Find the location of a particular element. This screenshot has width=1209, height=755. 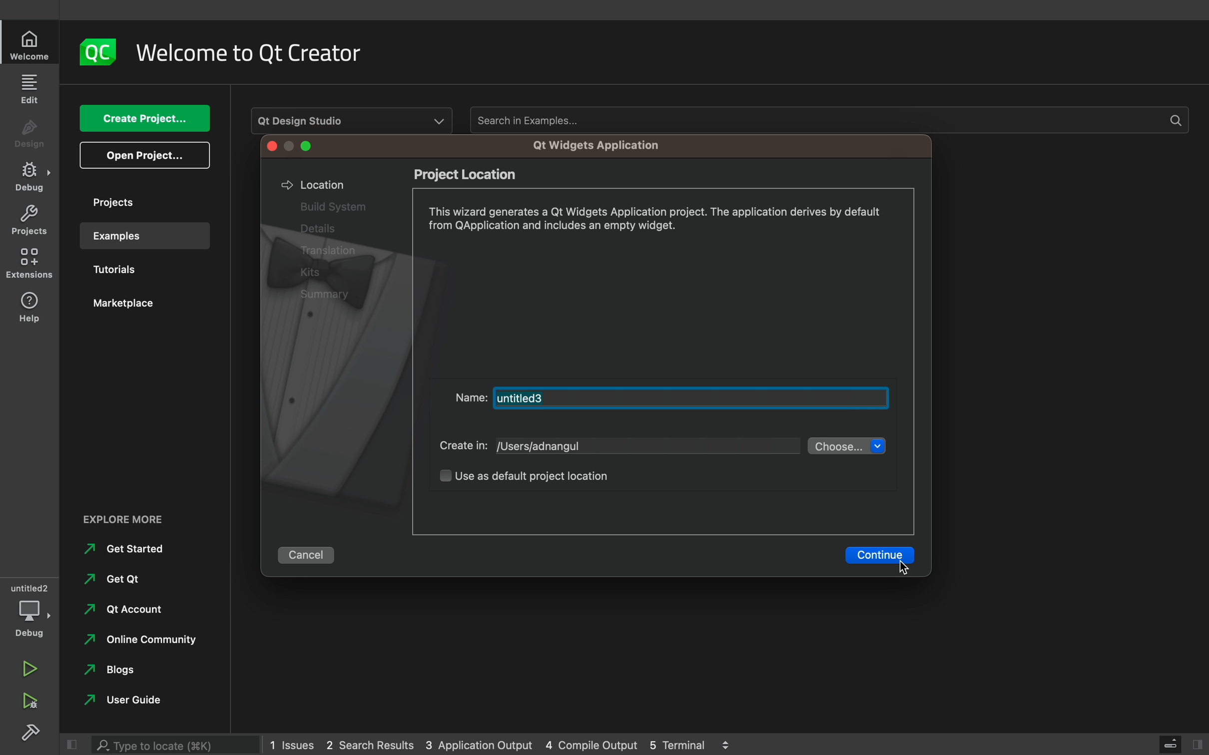

etails is located at coordinates (314, 228).